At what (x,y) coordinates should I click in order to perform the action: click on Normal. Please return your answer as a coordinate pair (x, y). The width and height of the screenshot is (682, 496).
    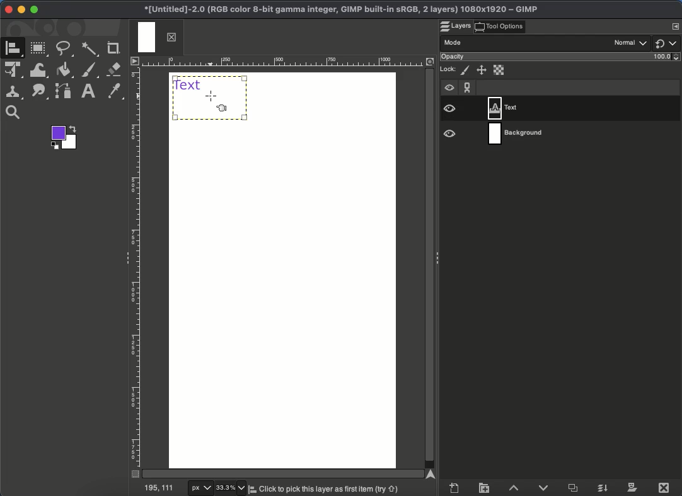
    Looking at the image, I should click on (631, 42).